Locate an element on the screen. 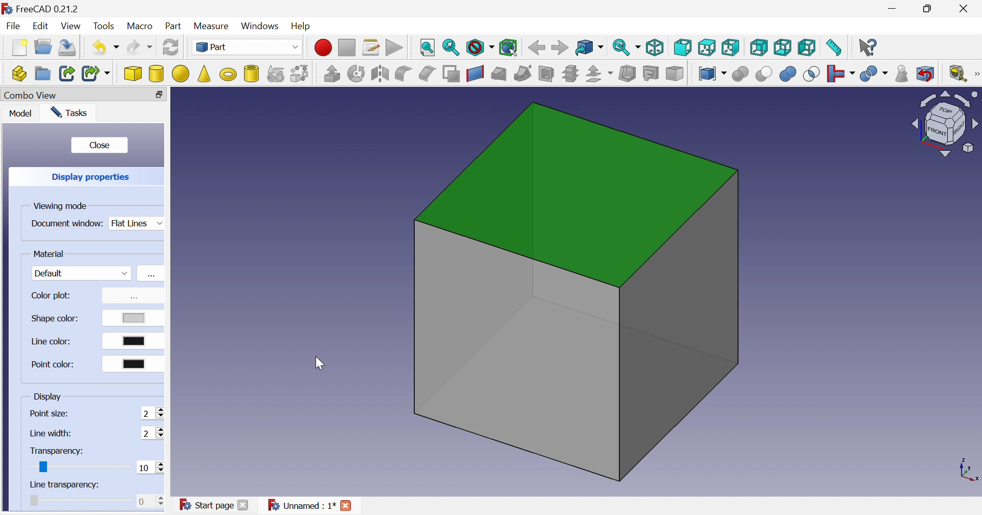 The width and height of the screenshot is (982, 515). Isometric is located at coordinates (654, 47).